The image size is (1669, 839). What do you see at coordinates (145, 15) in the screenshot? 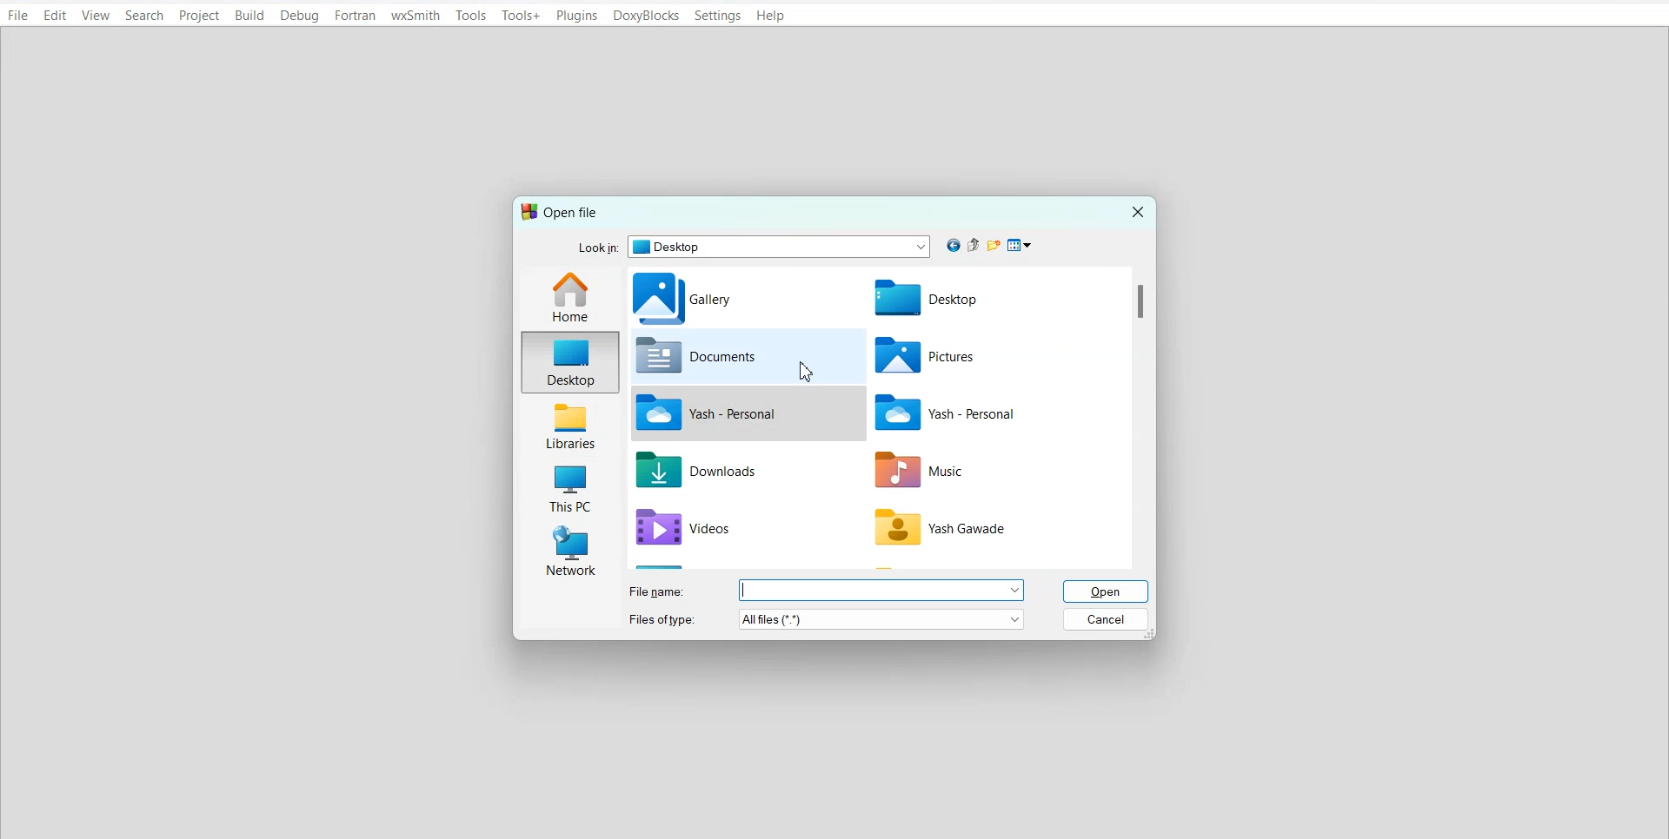
I see `Search` at bounding box center [145, 15].